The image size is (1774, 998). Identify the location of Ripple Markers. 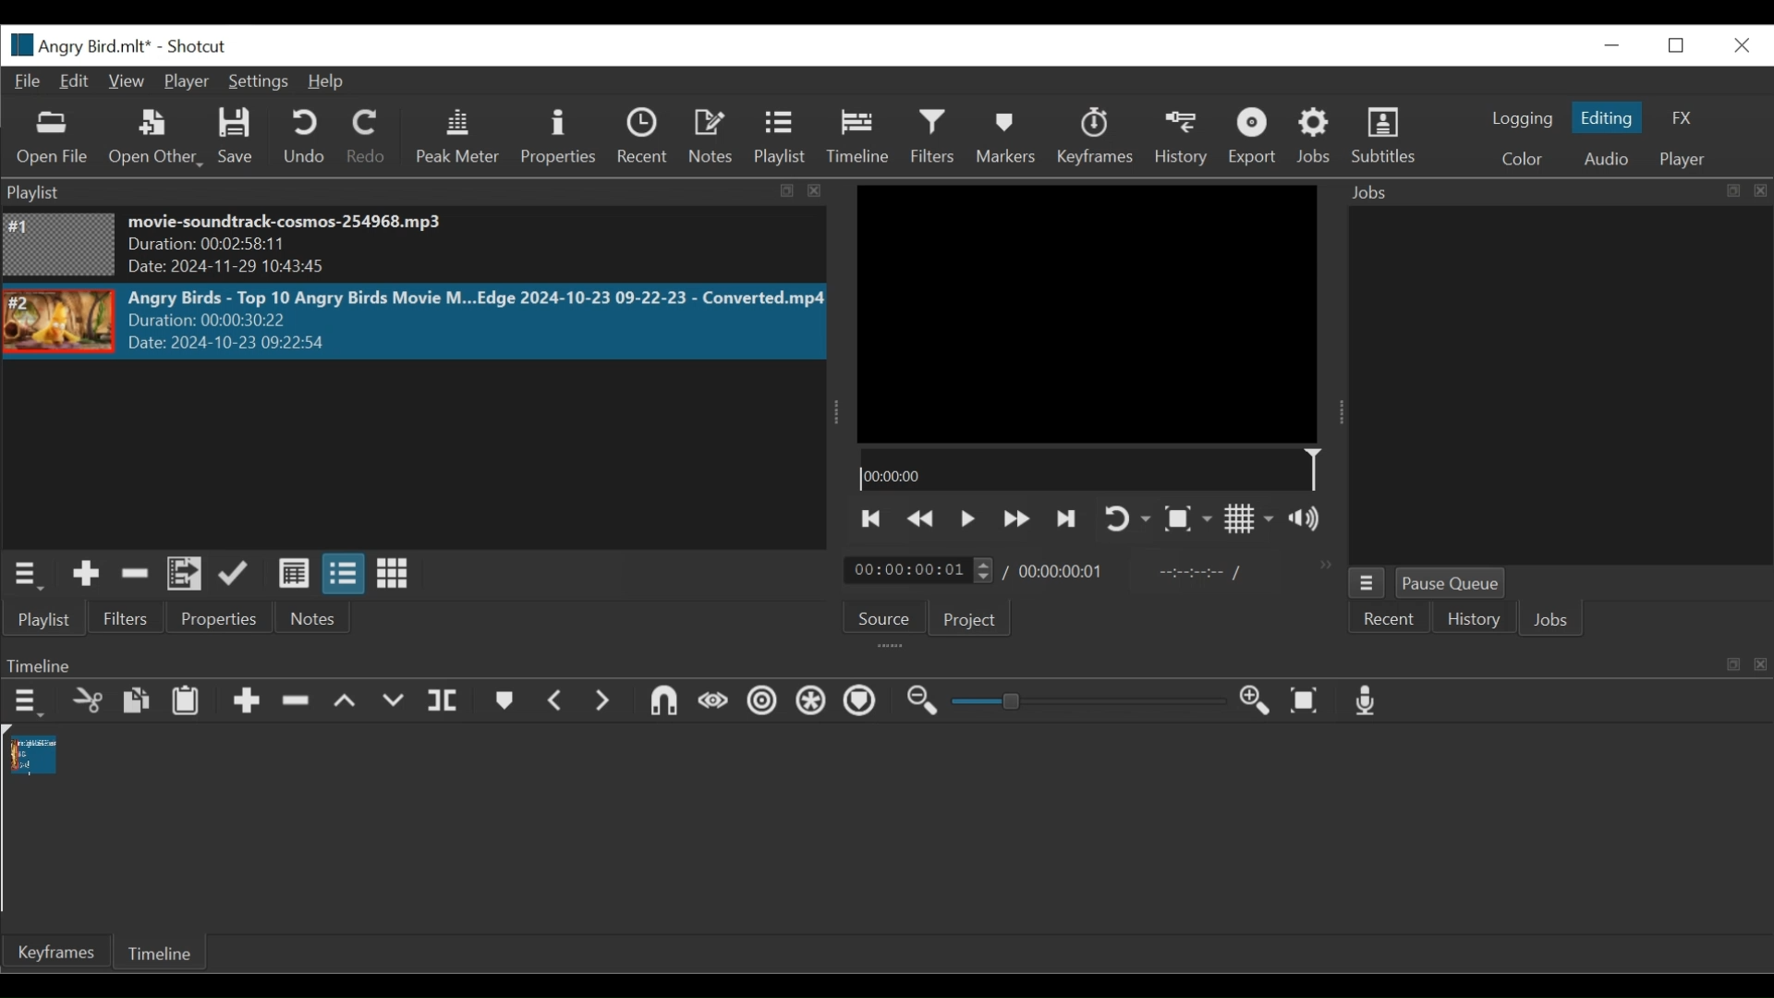
(860, 704).